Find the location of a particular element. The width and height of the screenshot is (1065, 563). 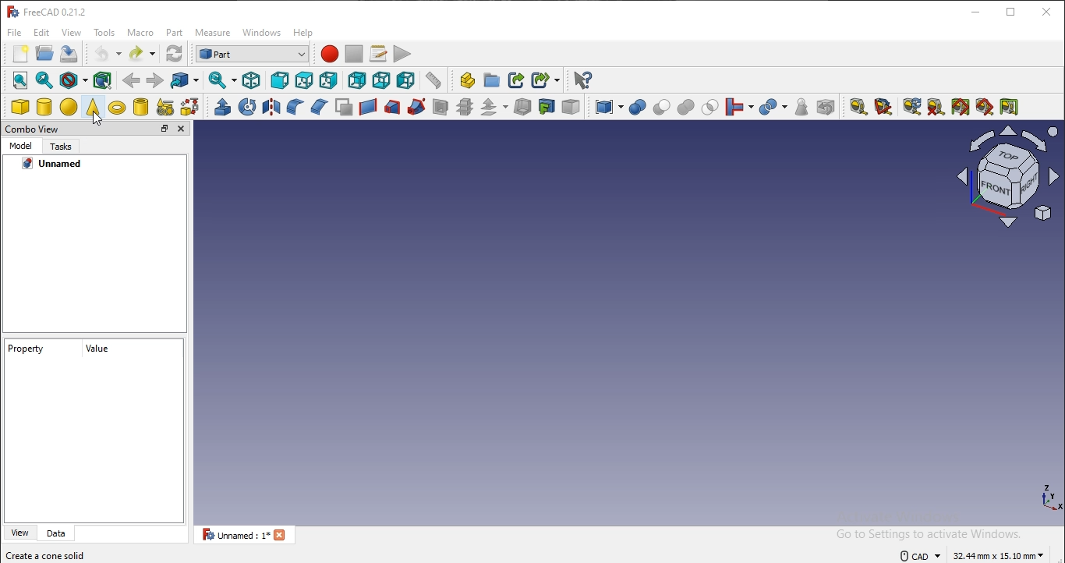

front is located at coordinates (278, 80).